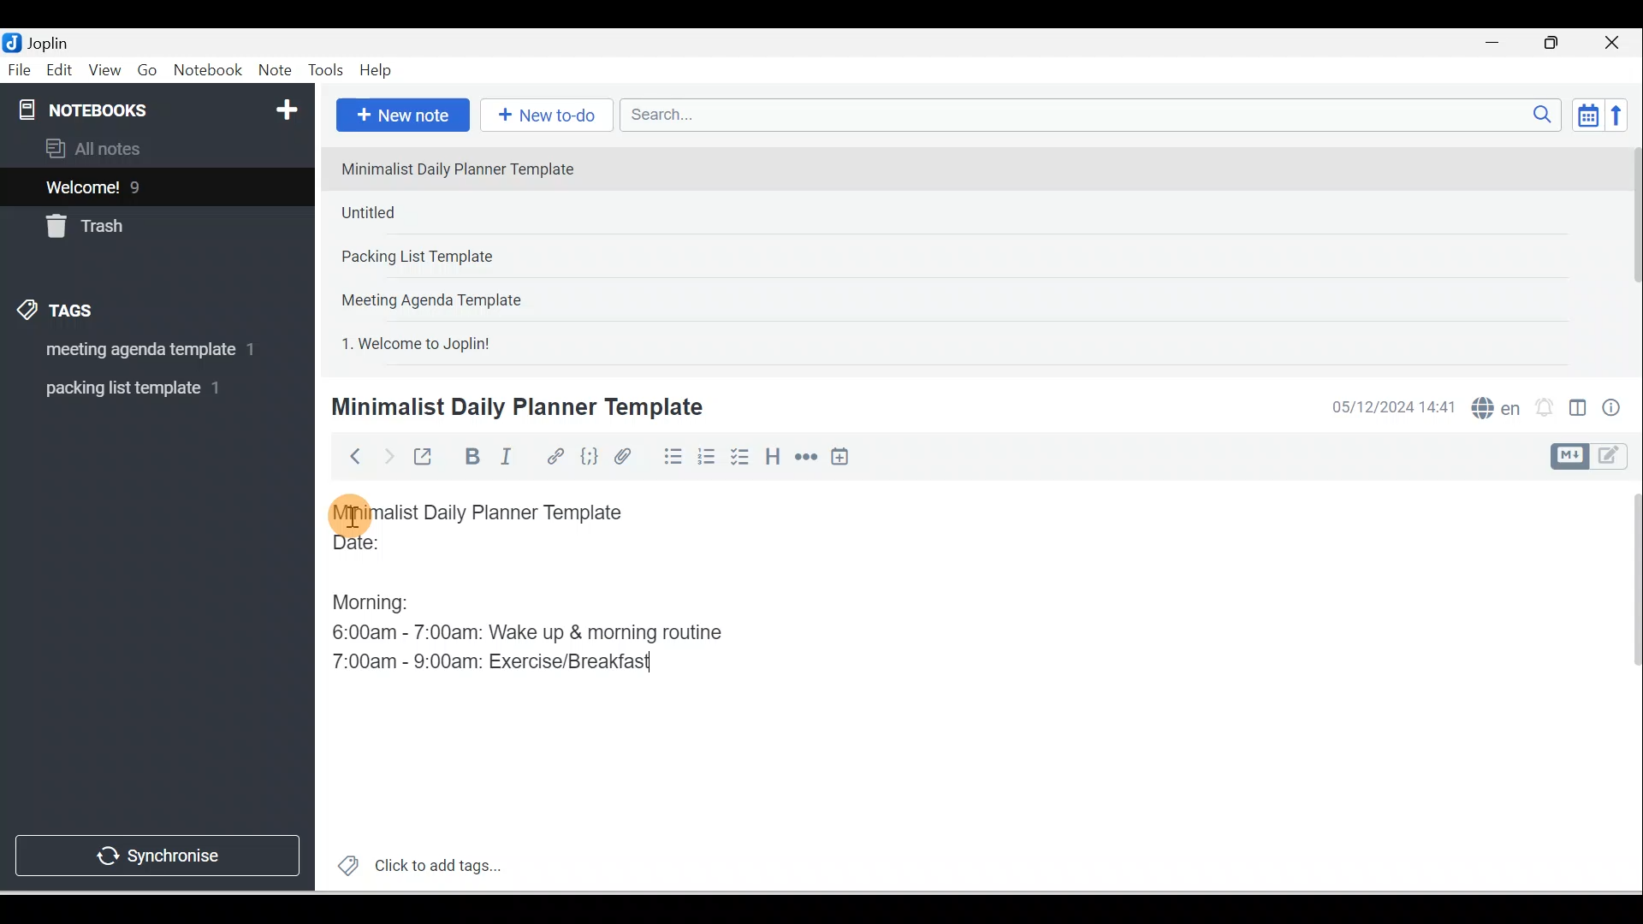 This screenshot has width=1643, height=924. What do you see at coordinates (1587, 114) in the screenshot?
I see `Toggle sort order` at bounding box center [1587, 114].